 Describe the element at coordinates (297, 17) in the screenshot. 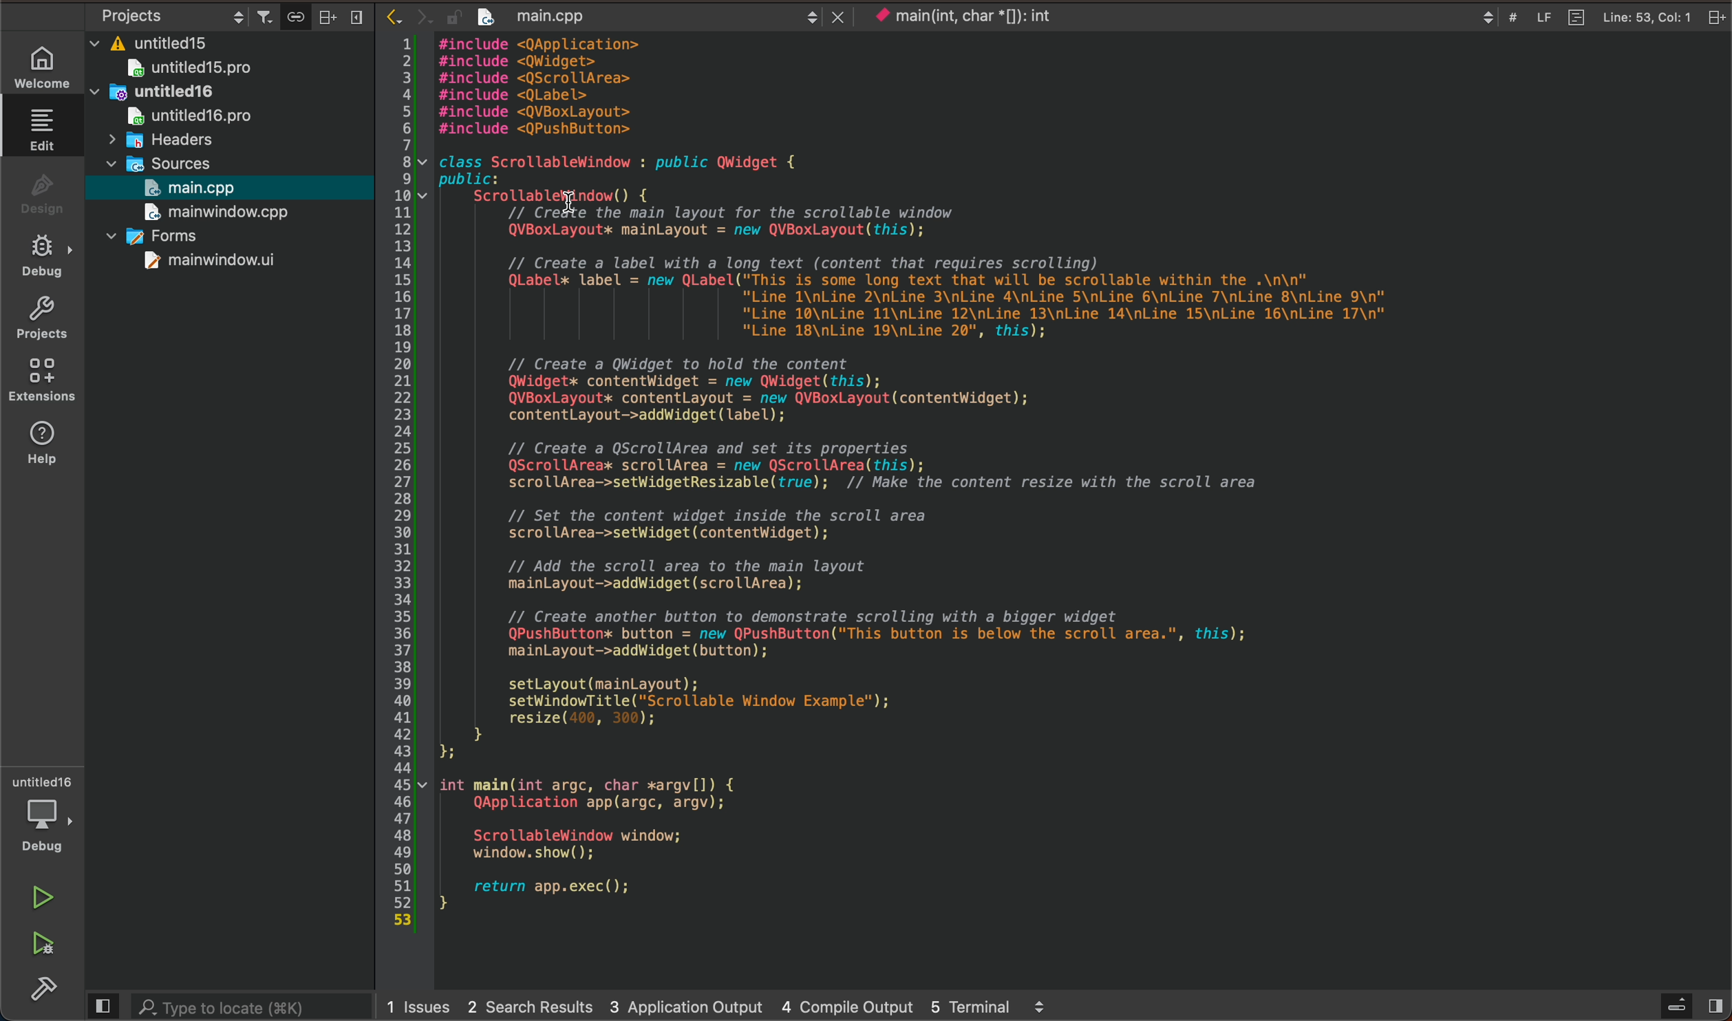

I see `` at that location.